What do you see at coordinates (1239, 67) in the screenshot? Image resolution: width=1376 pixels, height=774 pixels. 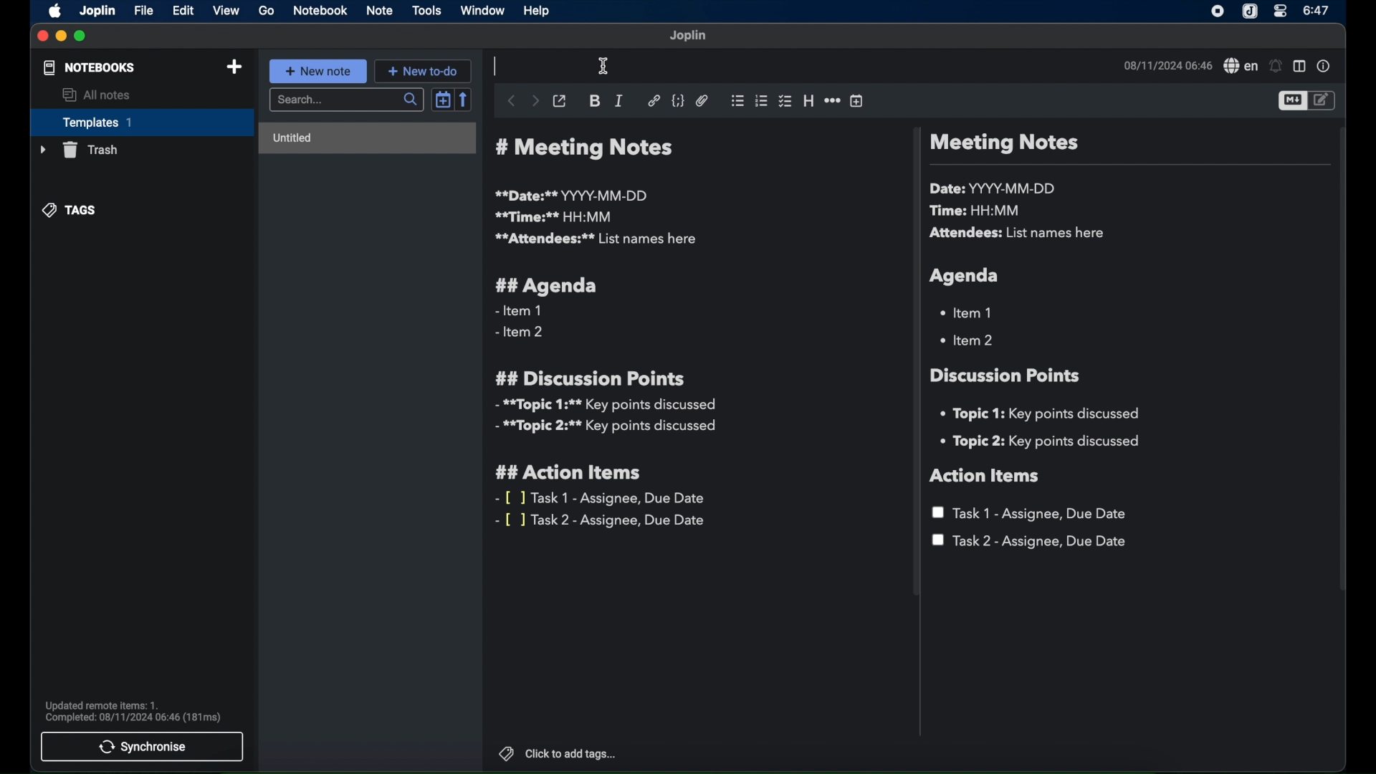 I see `spell checker` at bounding box center [1239, 67].